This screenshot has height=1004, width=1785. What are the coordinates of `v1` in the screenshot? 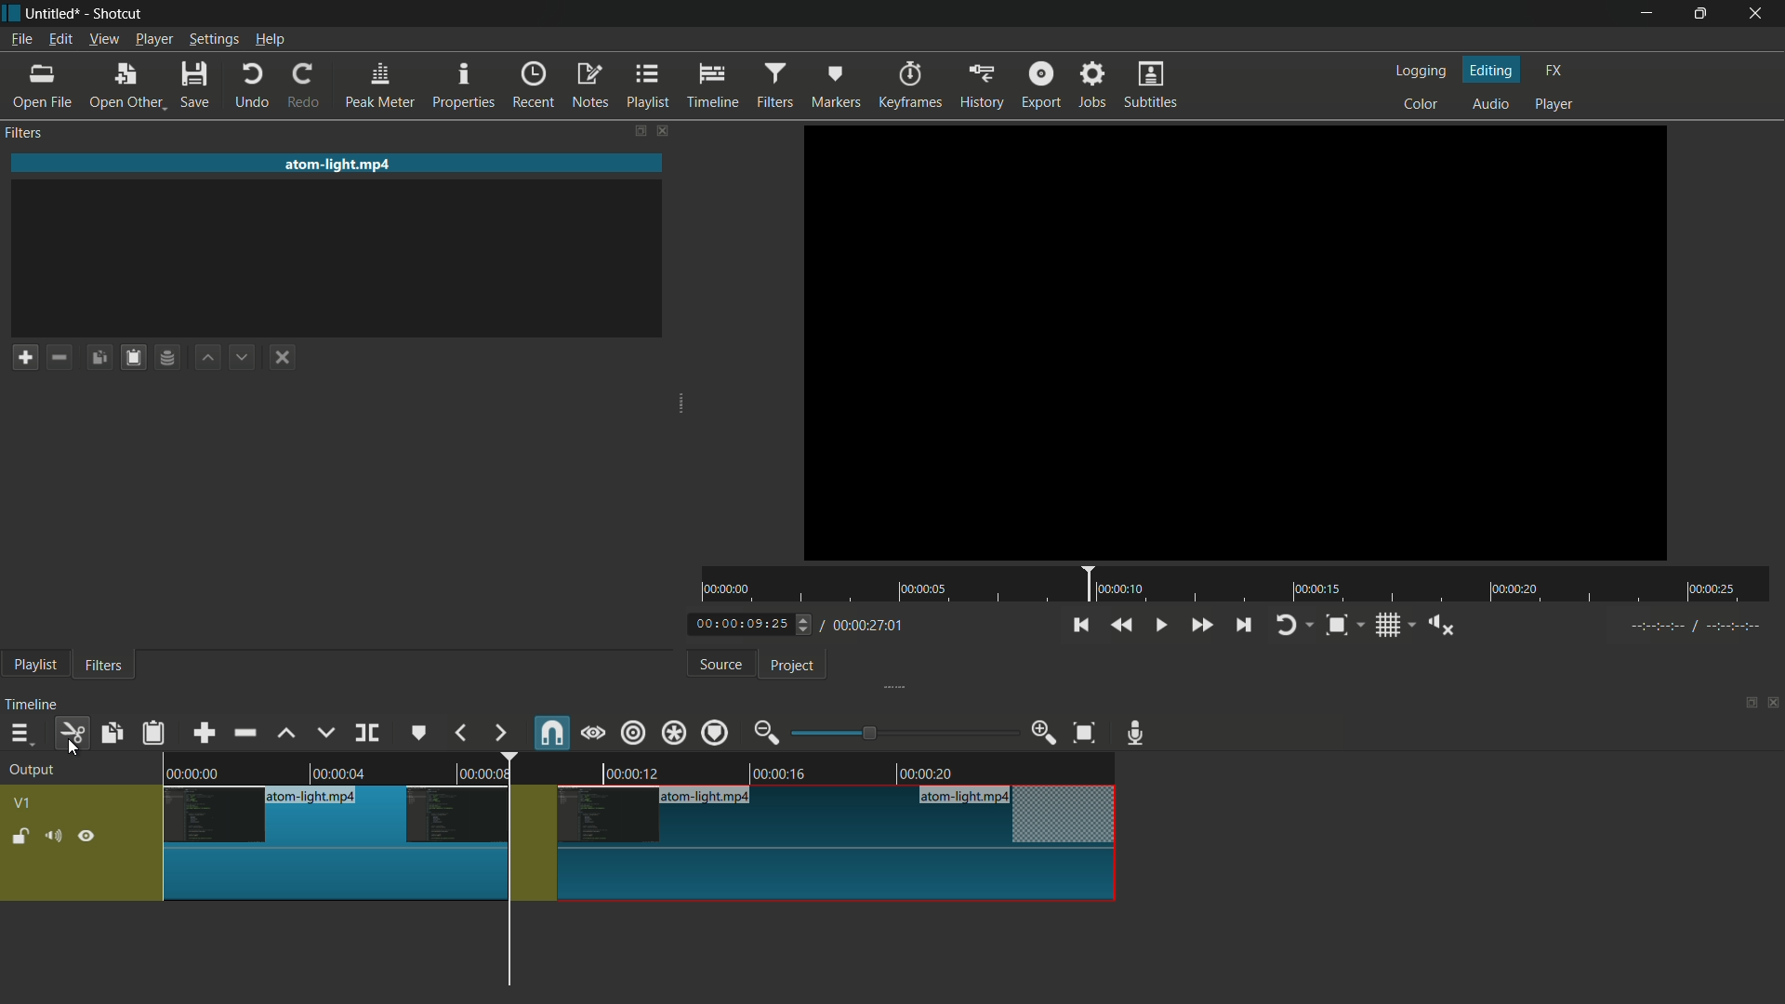 It's located at (21, 803).